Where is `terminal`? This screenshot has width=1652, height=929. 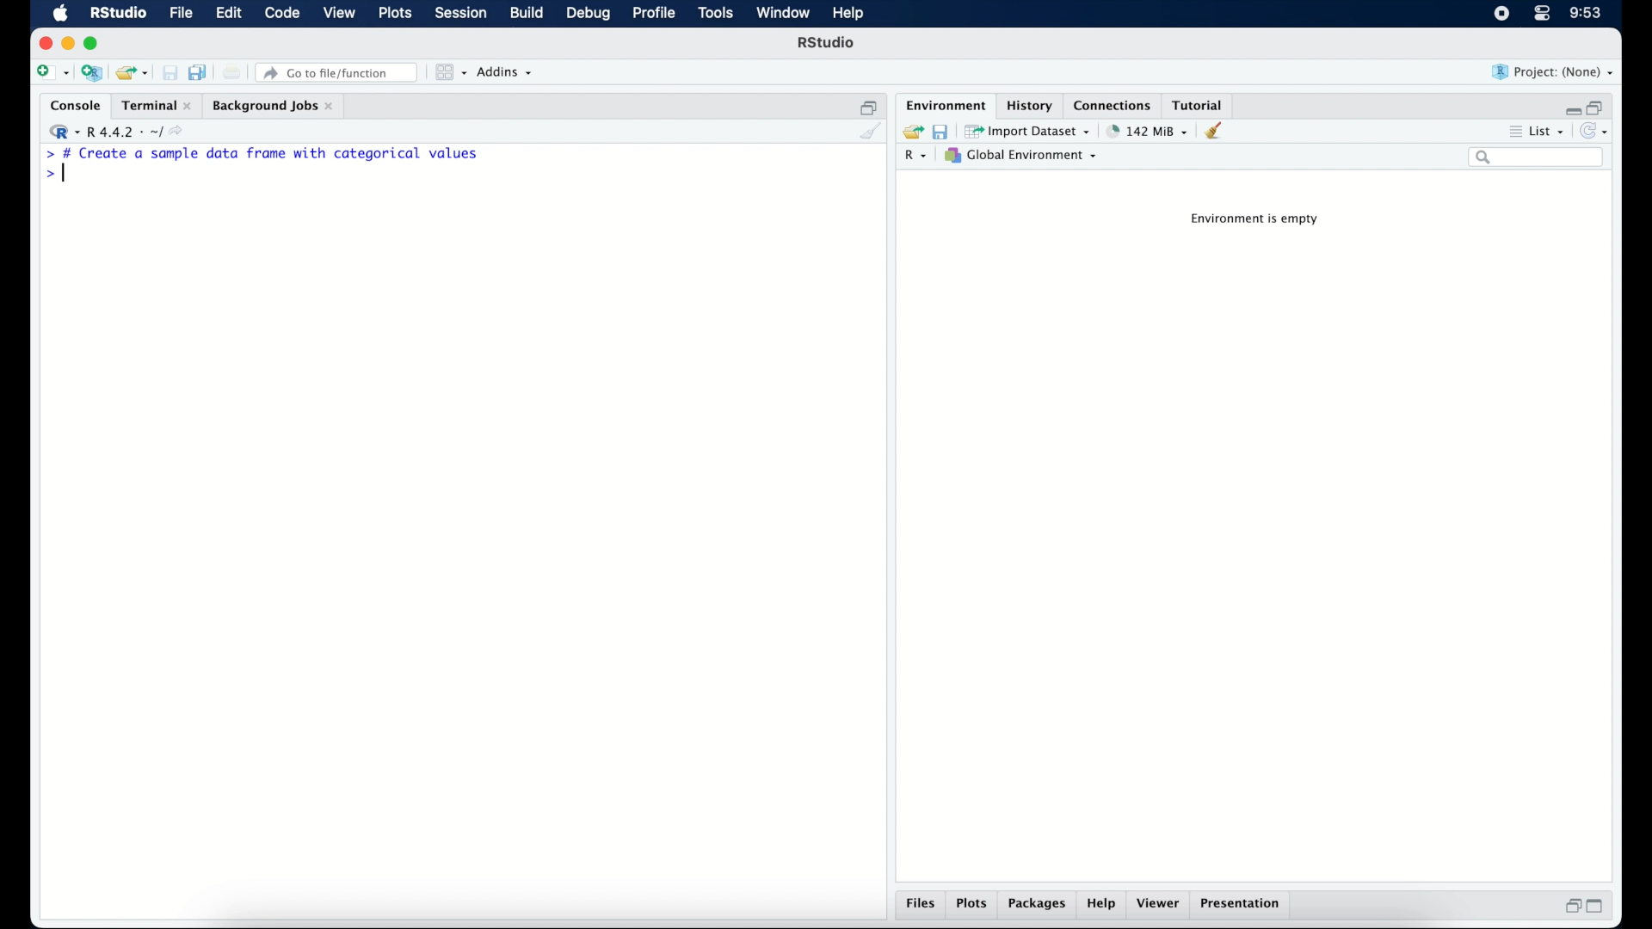
terminal is located at coordinates (154, 103).